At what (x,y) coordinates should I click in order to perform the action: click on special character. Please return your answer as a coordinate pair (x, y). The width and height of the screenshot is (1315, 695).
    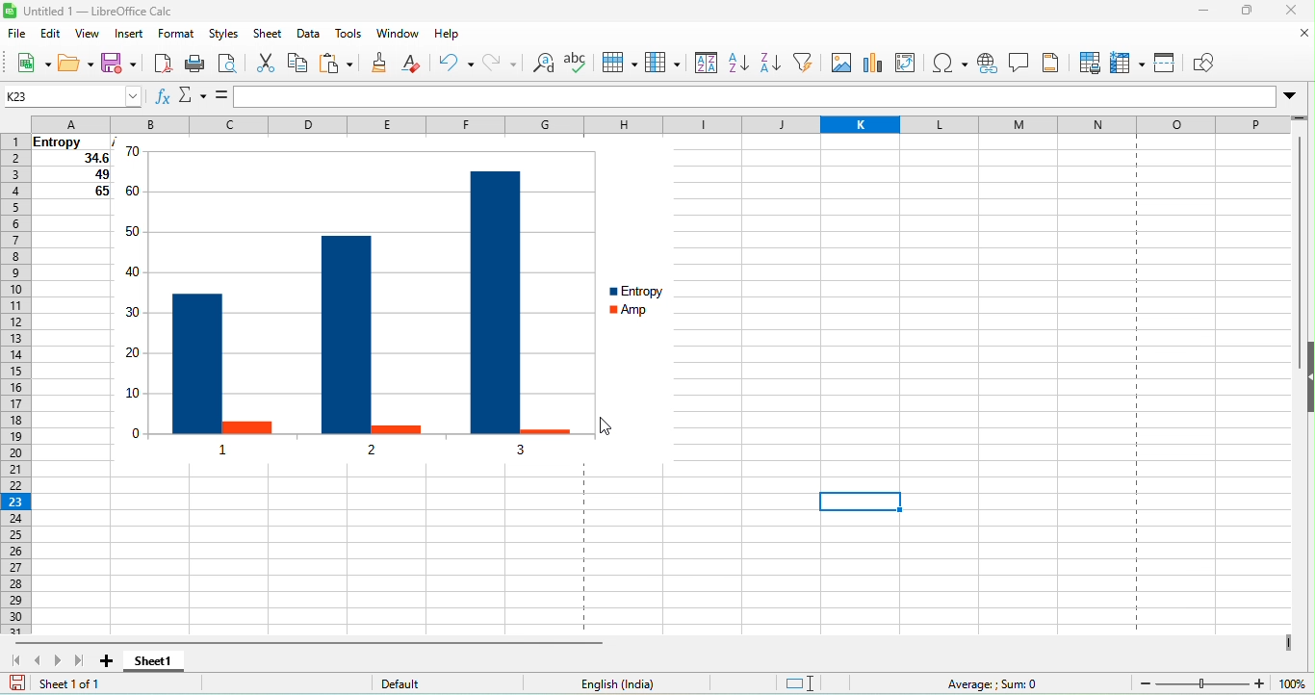
    Looking at the image, I should click on (951, 63).